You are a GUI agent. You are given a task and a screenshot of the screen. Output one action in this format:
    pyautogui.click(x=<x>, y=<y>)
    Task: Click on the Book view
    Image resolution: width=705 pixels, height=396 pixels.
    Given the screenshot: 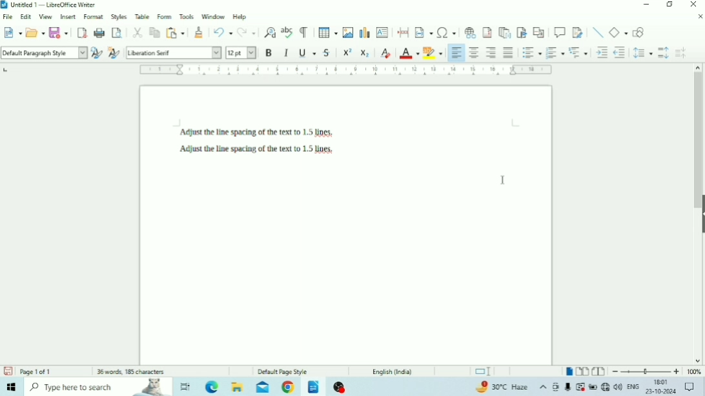 What is the action you would take?
    pyautogui.click(x=598, y=371)
    